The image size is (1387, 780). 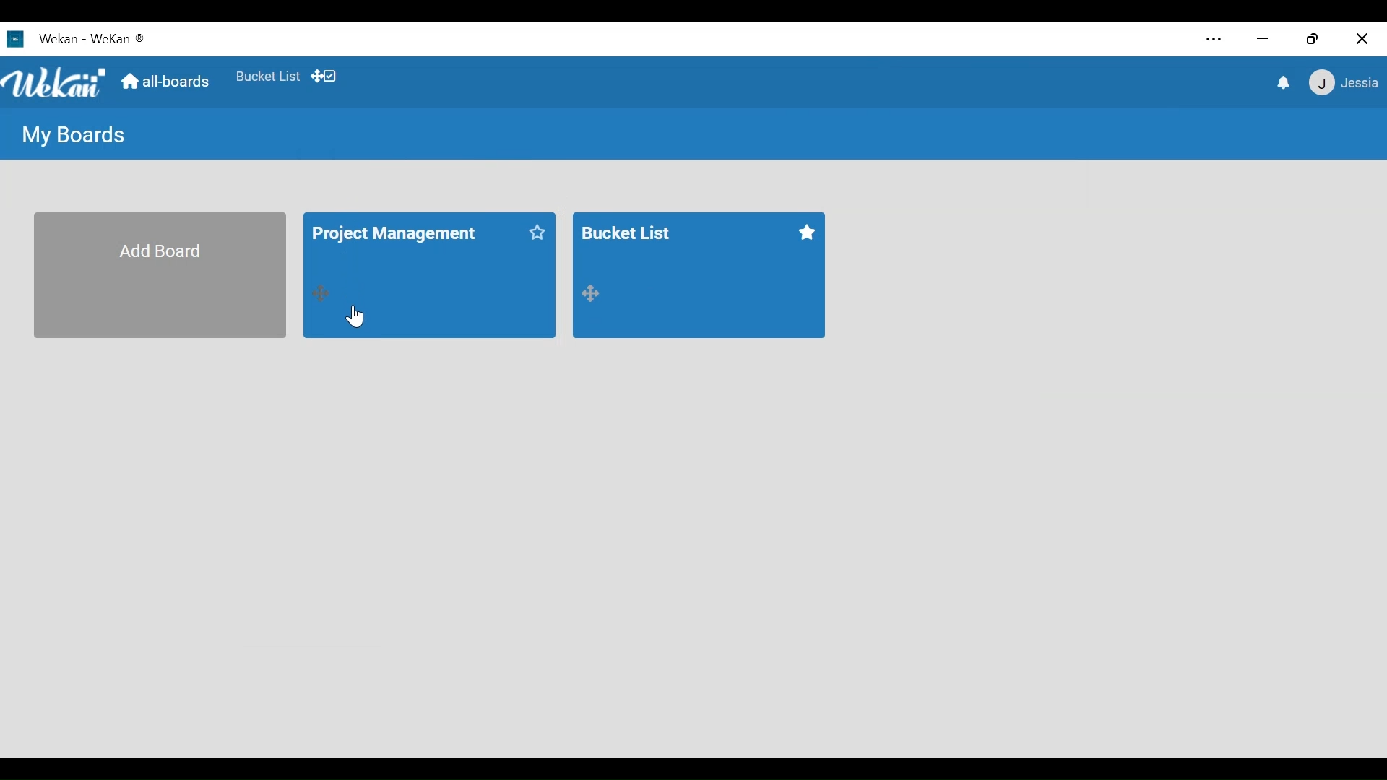 What do you see at coordinates (1264, 40) in the screenshot?
I see `minimize` at bounding box center [1264, 40].